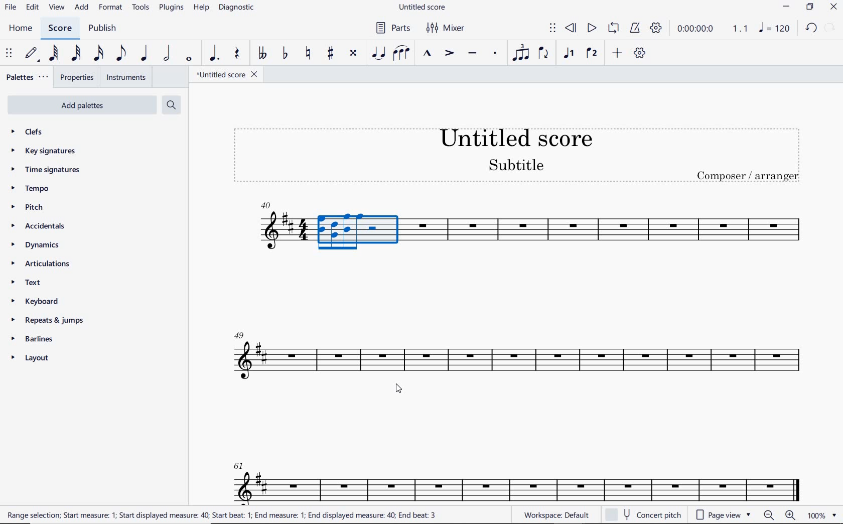  What do you see at coordinates (449, 54) in the screenshot?
I see `ACCENT` at bounding box center [449, 54].